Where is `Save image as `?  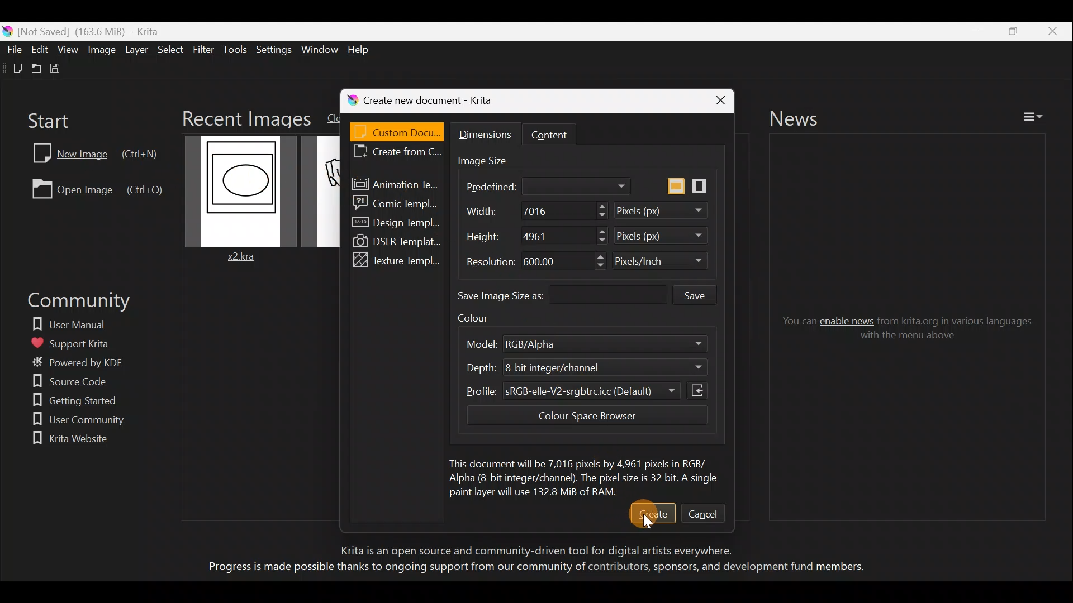
Save image as  is located at coordinates (563, 297).